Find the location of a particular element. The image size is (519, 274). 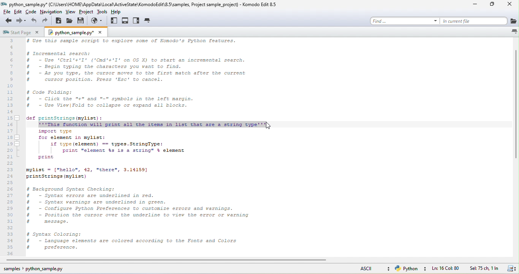

find is located at coordinates (405, 20).